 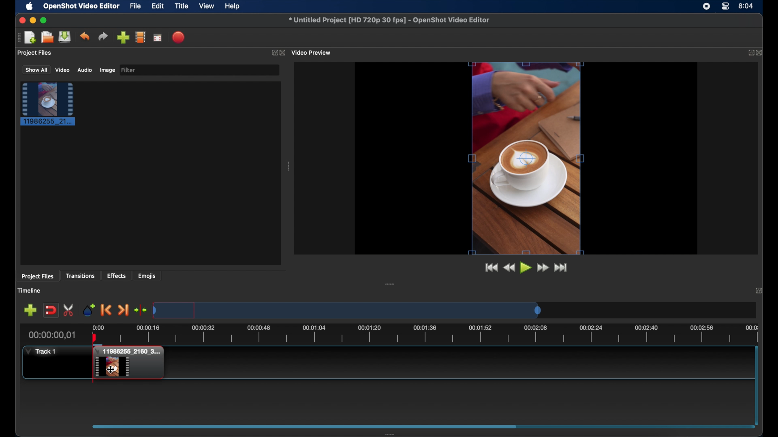 What do you see at coordinates (85, 36) in the screenshot?
I see `undo` at bounding box center [85, 36].